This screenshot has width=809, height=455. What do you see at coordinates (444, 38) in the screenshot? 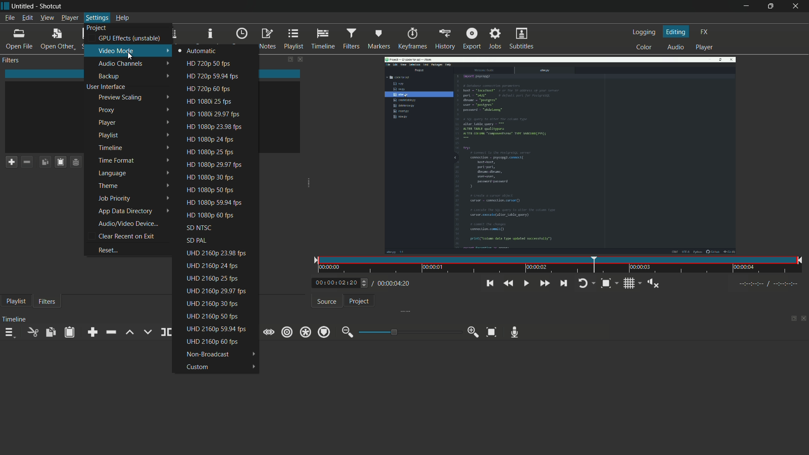
I see `history` at bounding box center [444, 38].